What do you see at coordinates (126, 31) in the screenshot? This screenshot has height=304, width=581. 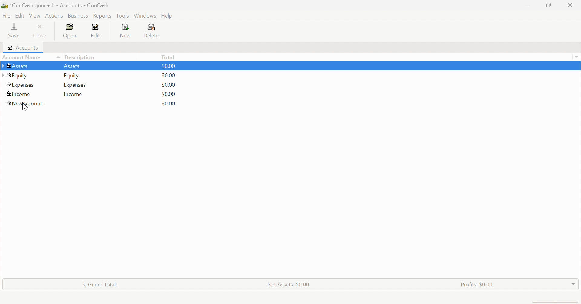 I see `New` at bounding box center [126, 31].